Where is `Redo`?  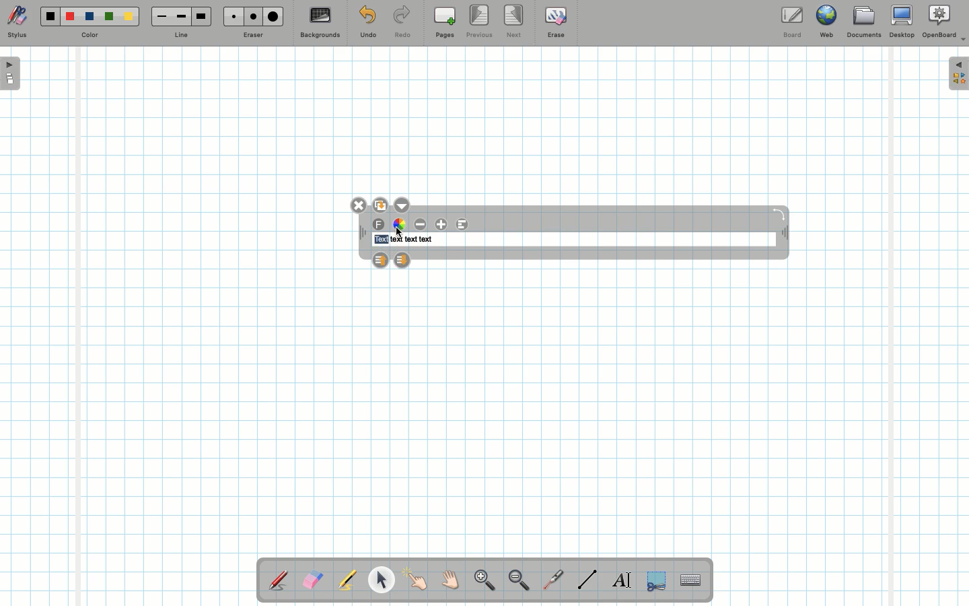 Redo is located at coordinates (402, 24).